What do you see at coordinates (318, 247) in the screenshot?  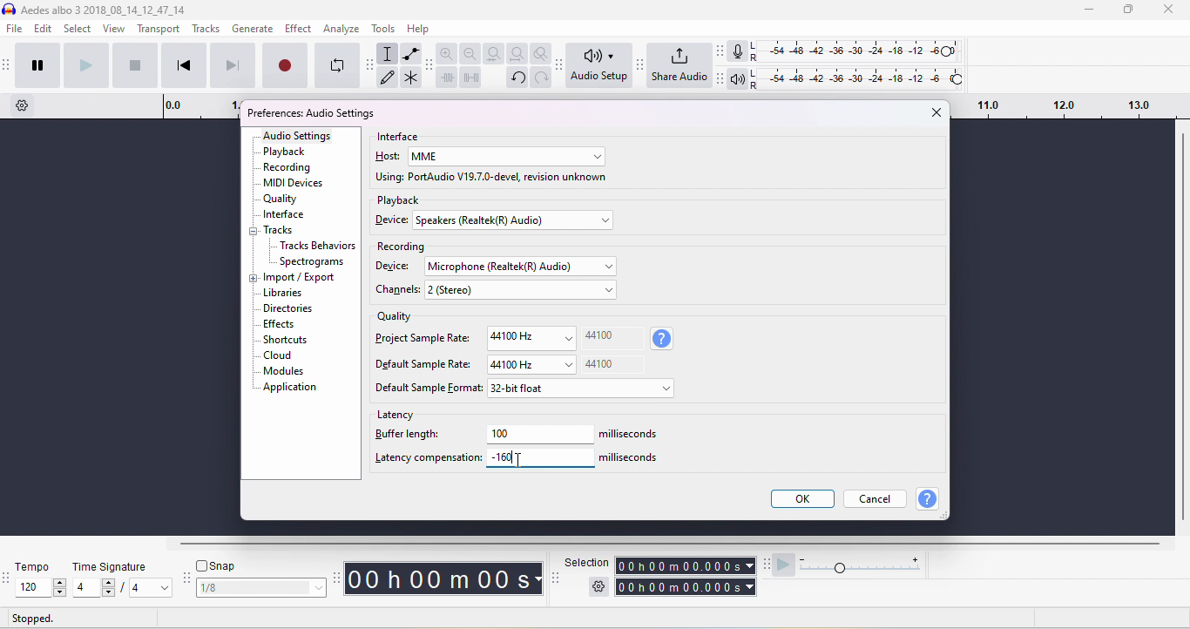 I see `Tracks behavior` at bounding box center [318, 247].